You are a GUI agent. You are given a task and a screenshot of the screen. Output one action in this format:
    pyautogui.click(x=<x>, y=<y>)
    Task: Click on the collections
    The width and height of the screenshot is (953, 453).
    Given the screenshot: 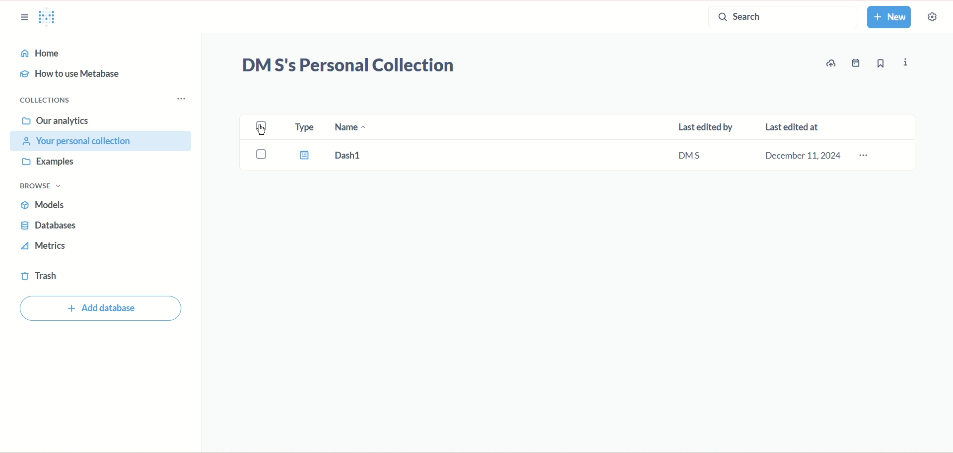 What is the action you would take?
    pyautogui.click(x=46, y=100)
    